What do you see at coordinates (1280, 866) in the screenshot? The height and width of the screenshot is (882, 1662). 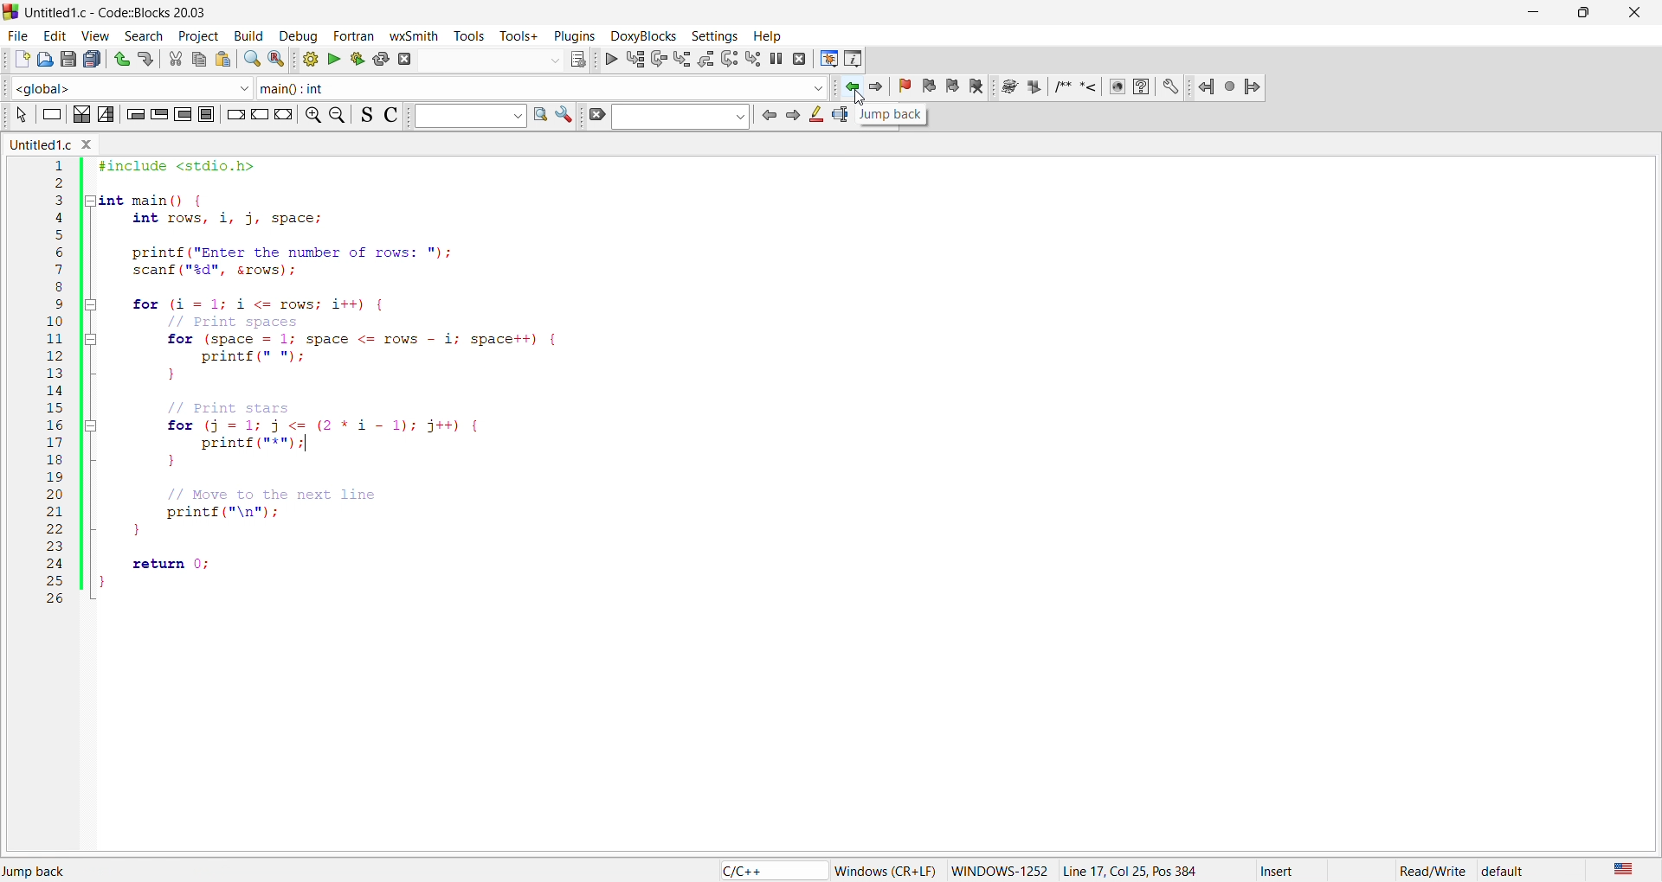 I see `insert` at bounding box center [1280, 866].